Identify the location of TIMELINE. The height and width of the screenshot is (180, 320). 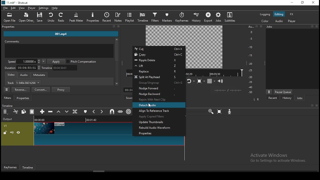
(83, 119).